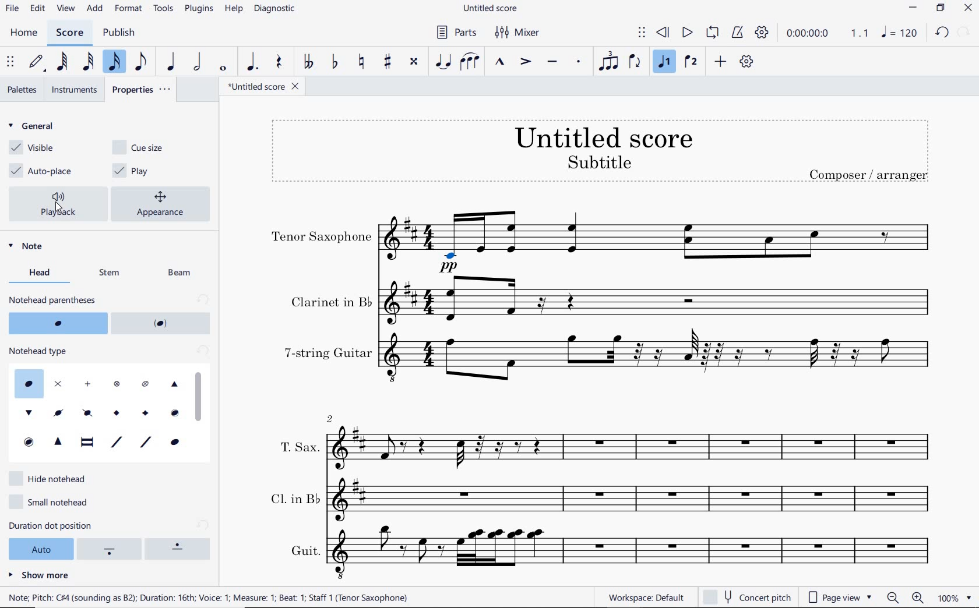  I want to click on tools, so click(162, 9).